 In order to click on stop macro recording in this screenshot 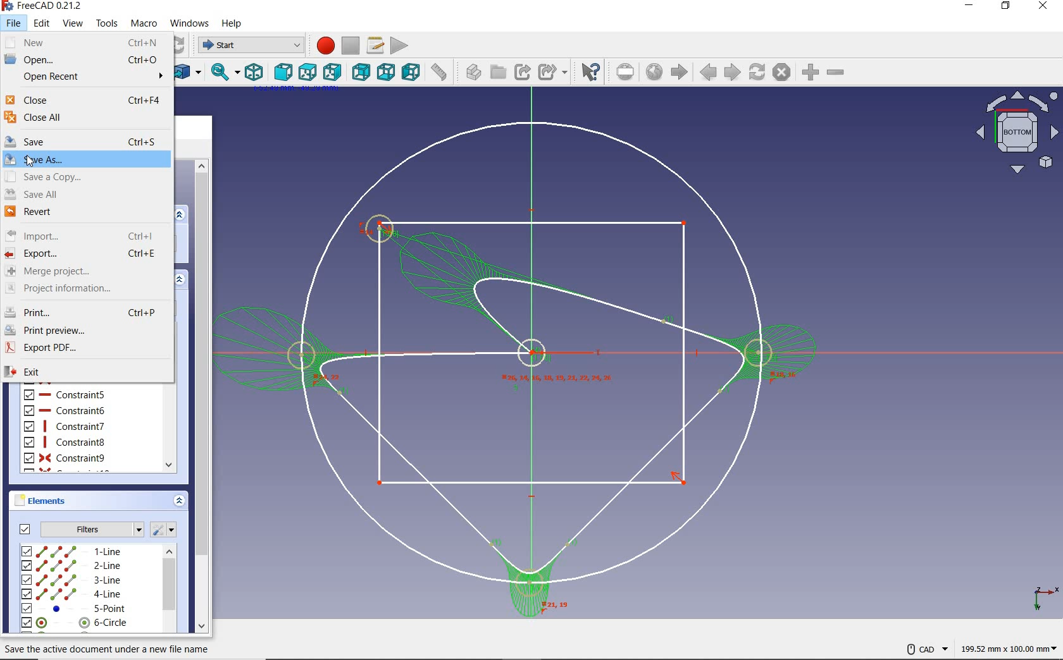, I will do `click(351, 46)`.